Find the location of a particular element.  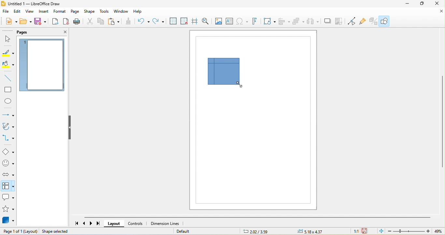

crop image is located at coordinates (341, 21).